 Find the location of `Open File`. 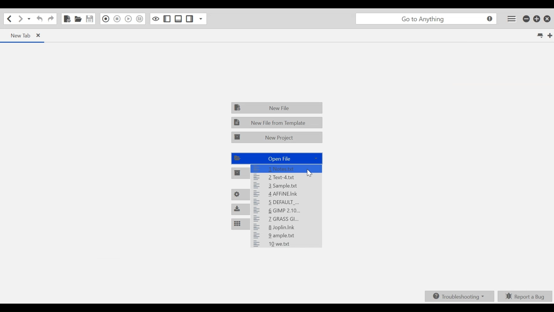

Open File is located at coordinates (276, 159).